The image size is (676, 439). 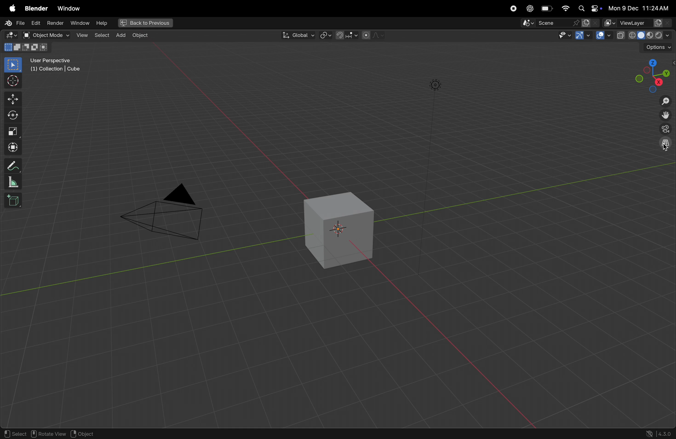 I want to click on cube, so click(x=341, y=232).